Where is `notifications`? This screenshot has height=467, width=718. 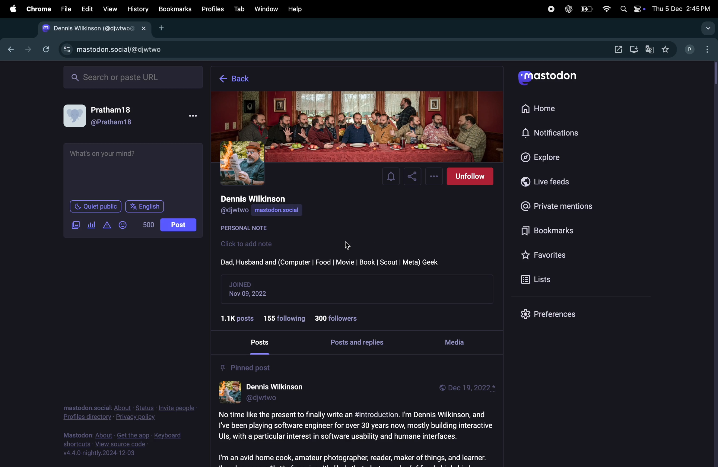
notifications is located at coordinates (549, 133).